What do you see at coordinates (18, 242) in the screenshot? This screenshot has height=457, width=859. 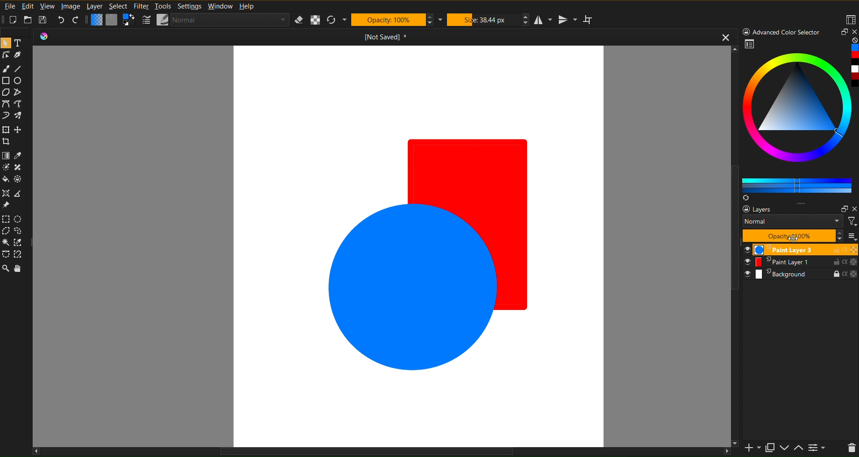 I see `Selection Tool` at bounding box center [18, 242].